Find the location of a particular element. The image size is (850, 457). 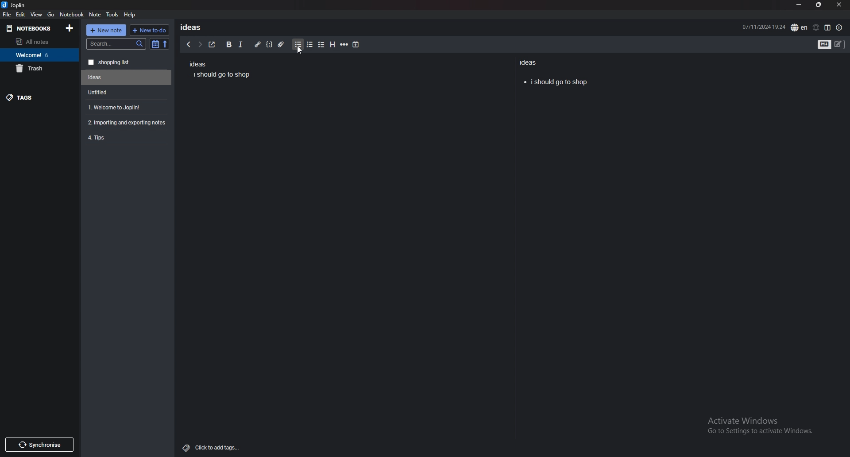

trash is located at coordinates (39, 68).